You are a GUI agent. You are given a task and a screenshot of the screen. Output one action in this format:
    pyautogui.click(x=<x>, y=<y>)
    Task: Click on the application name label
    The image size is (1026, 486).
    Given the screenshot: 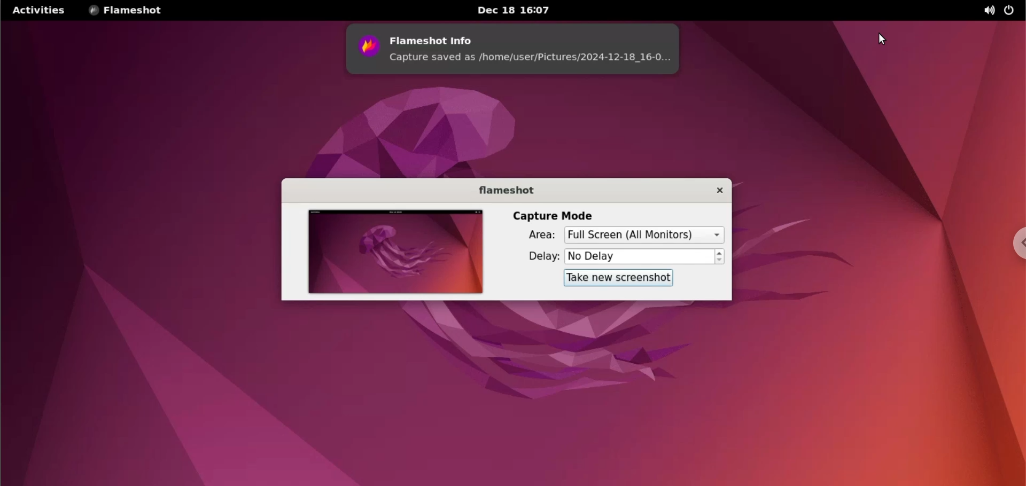 What is the action you would take?
    pyautogui.click(x=507, y=190)
    